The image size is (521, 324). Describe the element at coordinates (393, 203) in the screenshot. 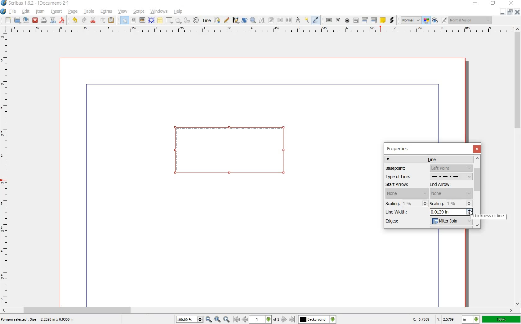

I see `Scaling:` at that location.